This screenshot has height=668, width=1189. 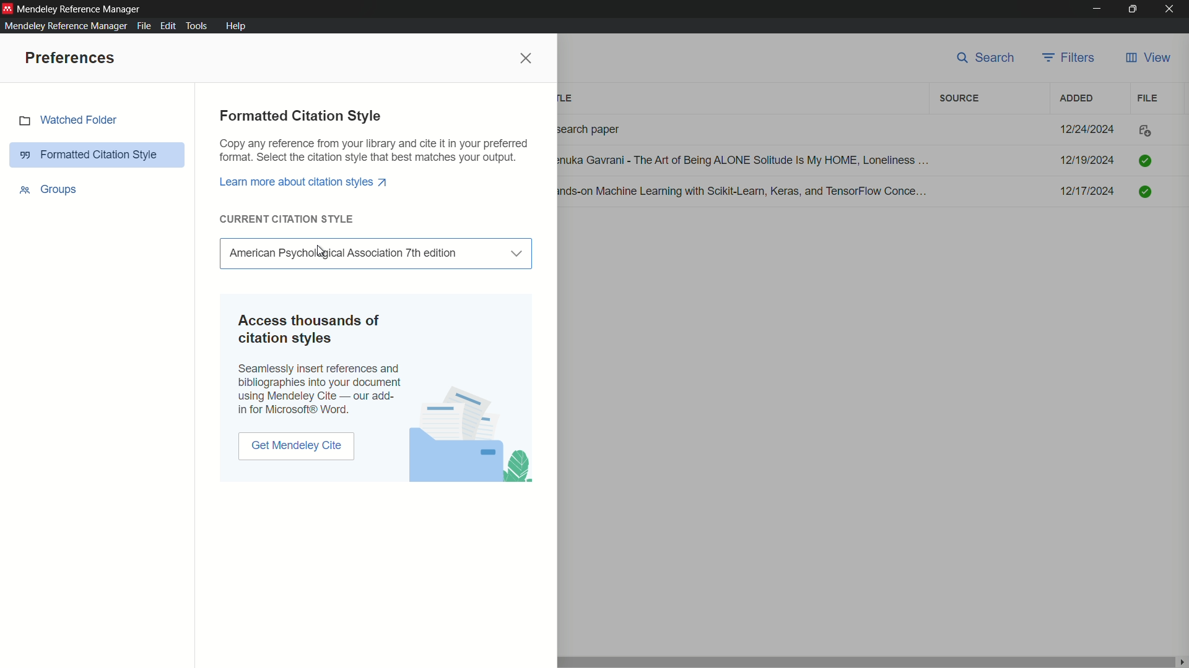 I want to click on file menu, so click(x=142, y=26).